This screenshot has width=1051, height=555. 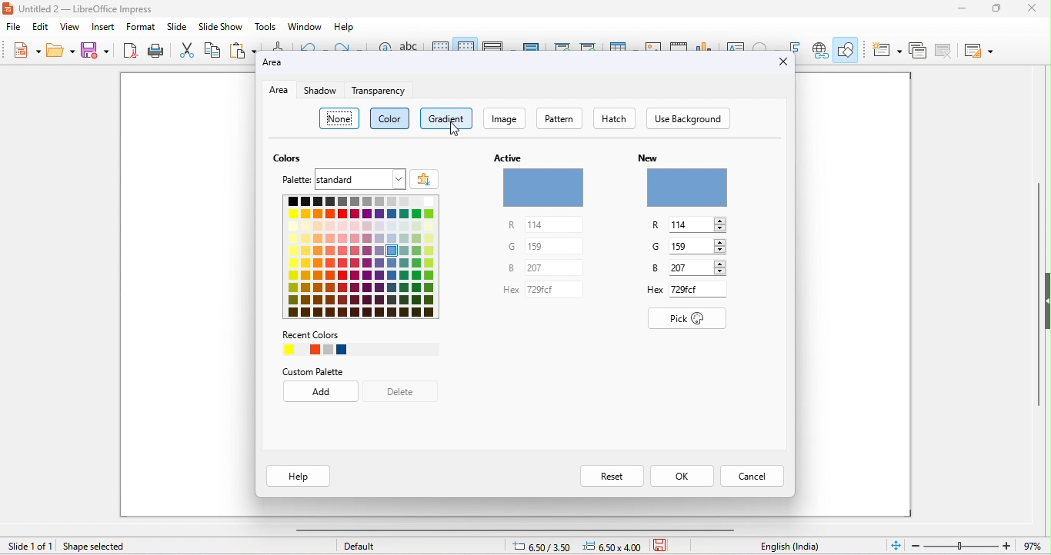 What do you see at coordinates (543, 188) in the screenshot?
I see `Rectangular object` at bounding box center [543, 188].